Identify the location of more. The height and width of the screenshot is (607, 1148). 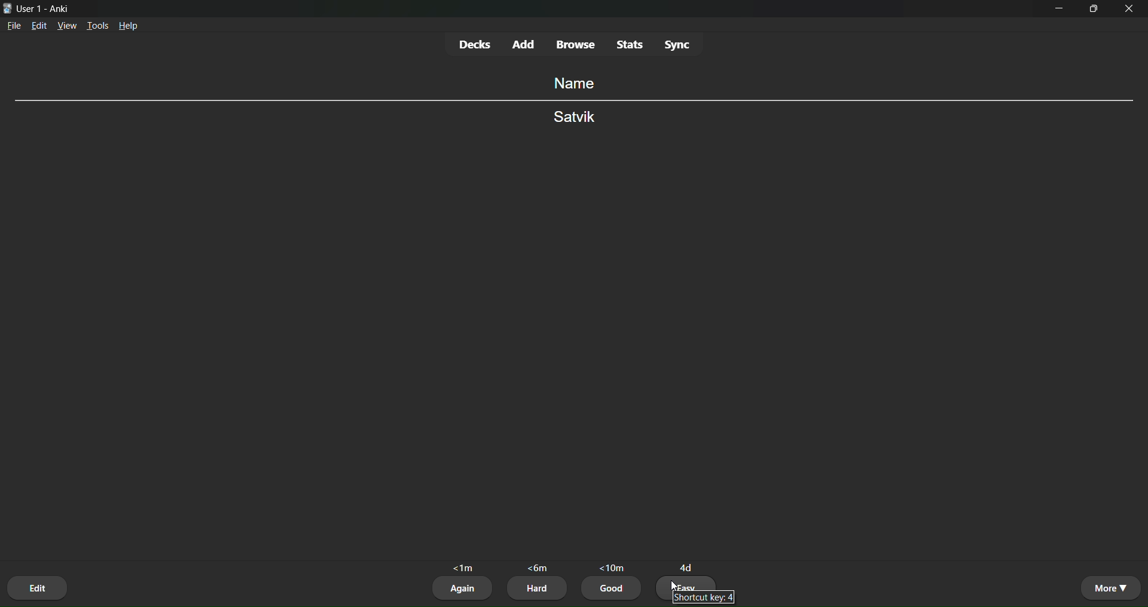
(1110, 587).